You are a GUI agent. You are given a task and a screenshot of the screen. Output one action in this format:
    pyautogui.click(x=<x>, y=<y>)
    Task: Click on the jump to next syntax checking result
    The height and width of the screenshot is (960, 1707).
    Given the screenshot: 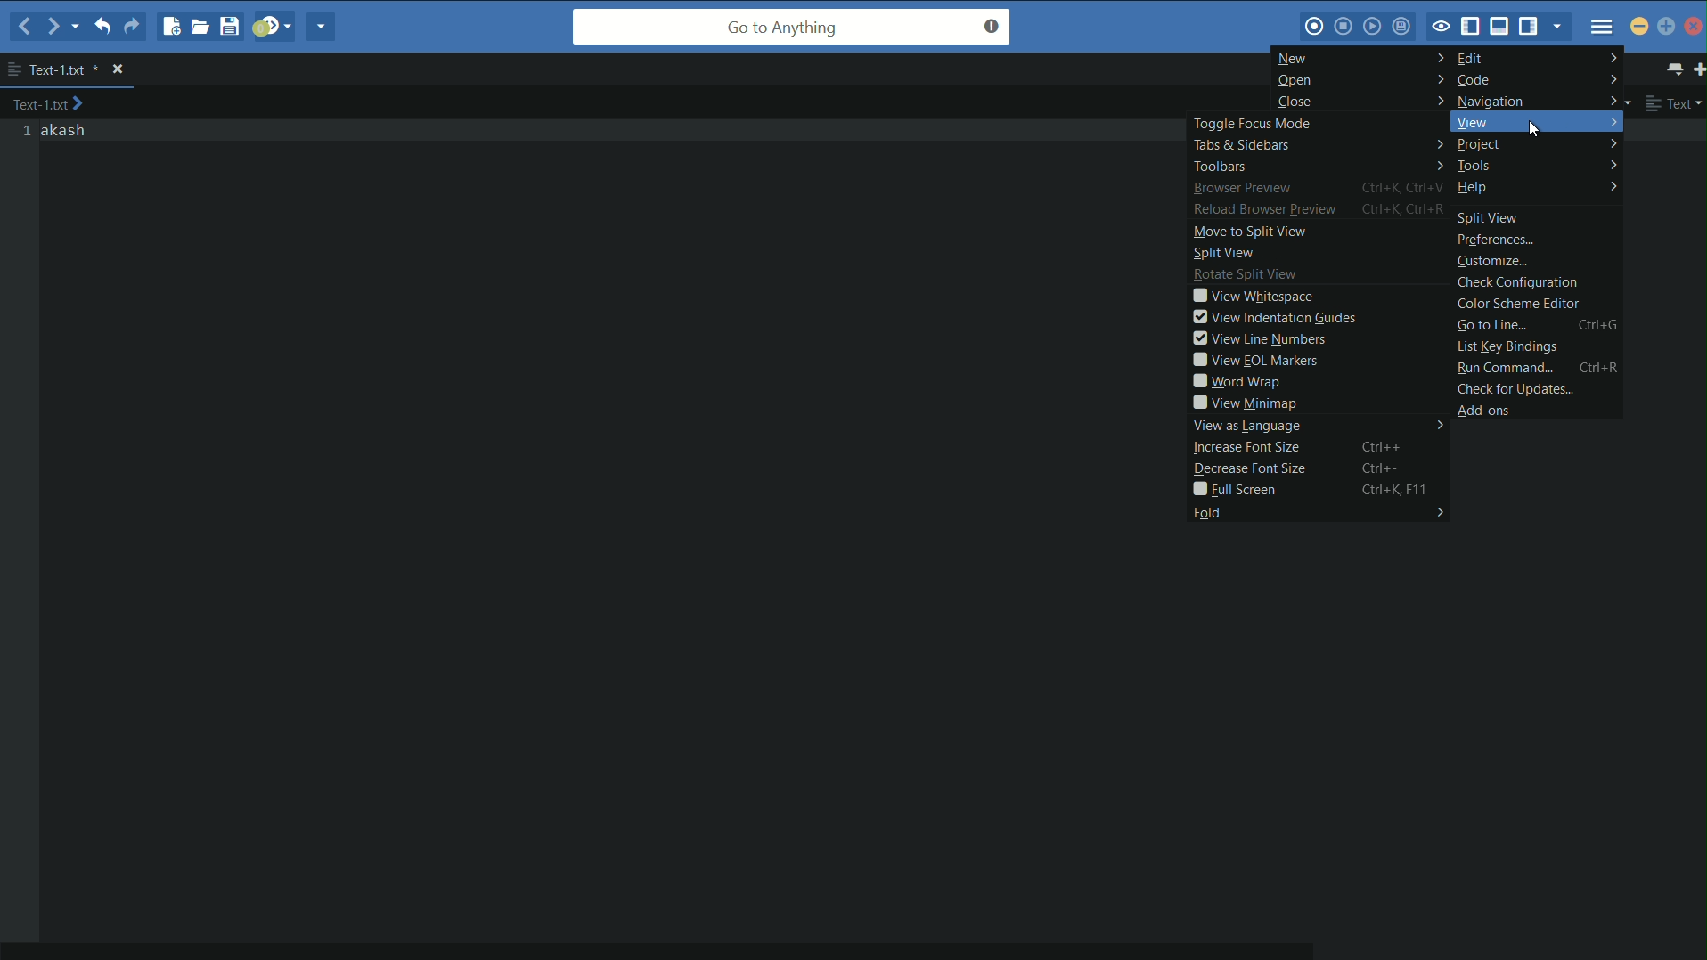 What is the action you would take?
    pyautogui.click(x=273, y=25)
    